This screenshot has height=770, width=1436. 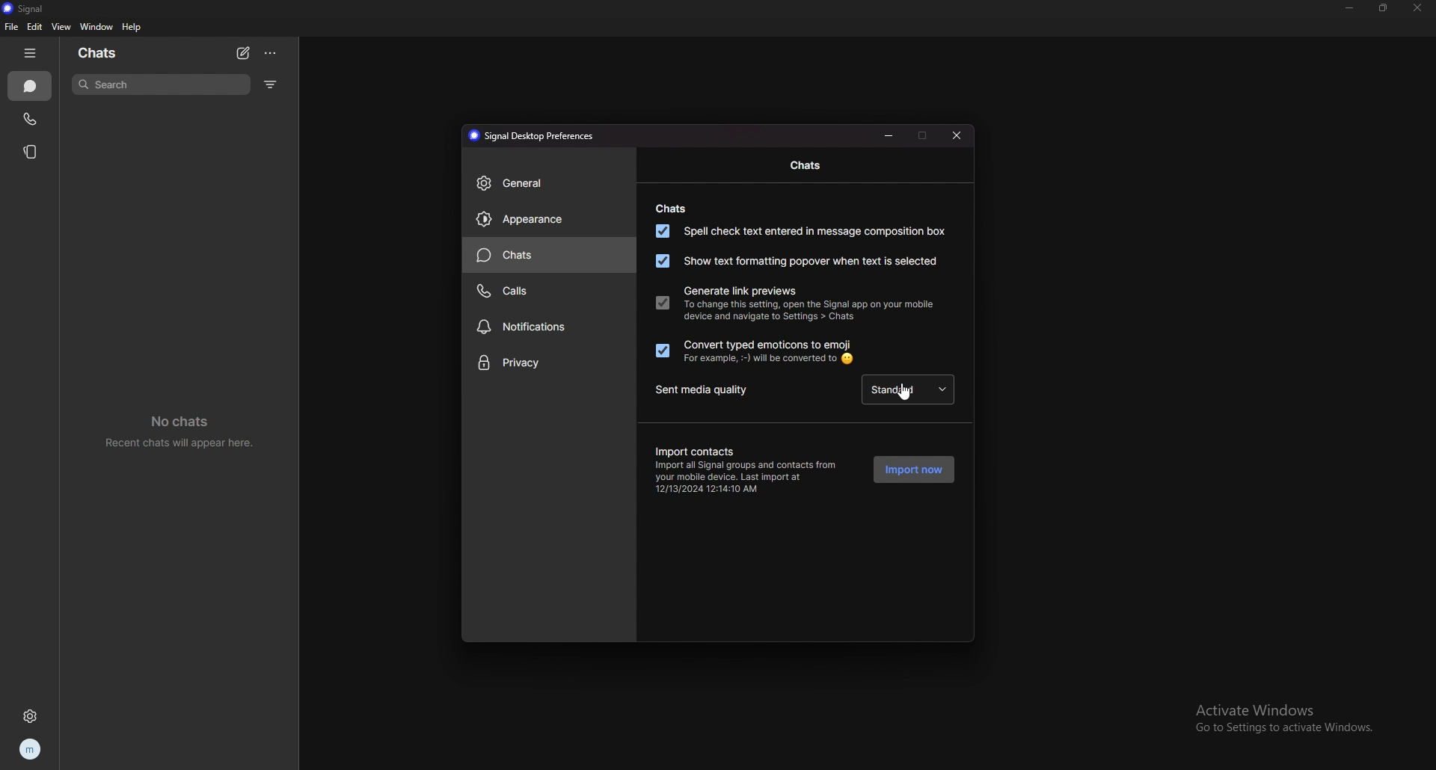 I want to click on hide tab, so click(x=31, y=53).